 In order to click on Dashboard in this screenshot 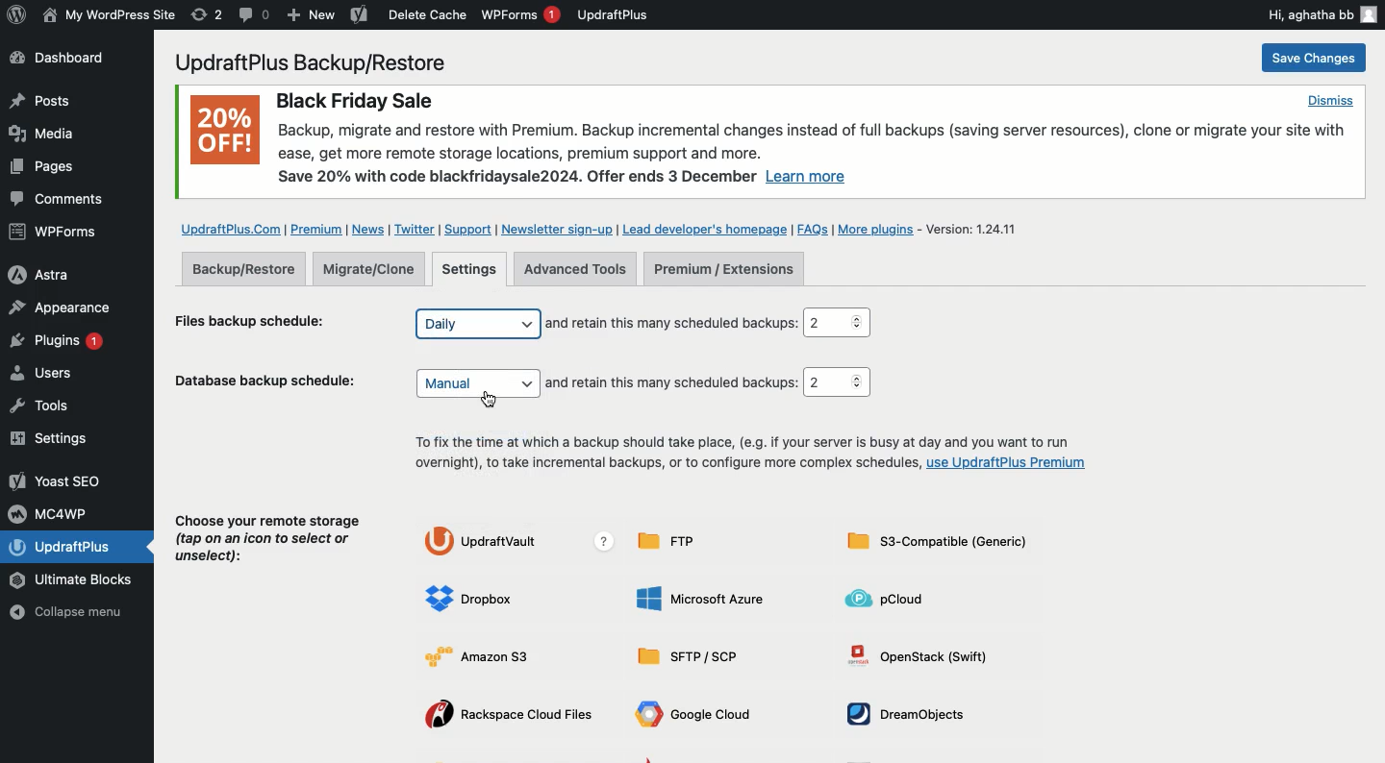, I will do `click(69, 60)`.